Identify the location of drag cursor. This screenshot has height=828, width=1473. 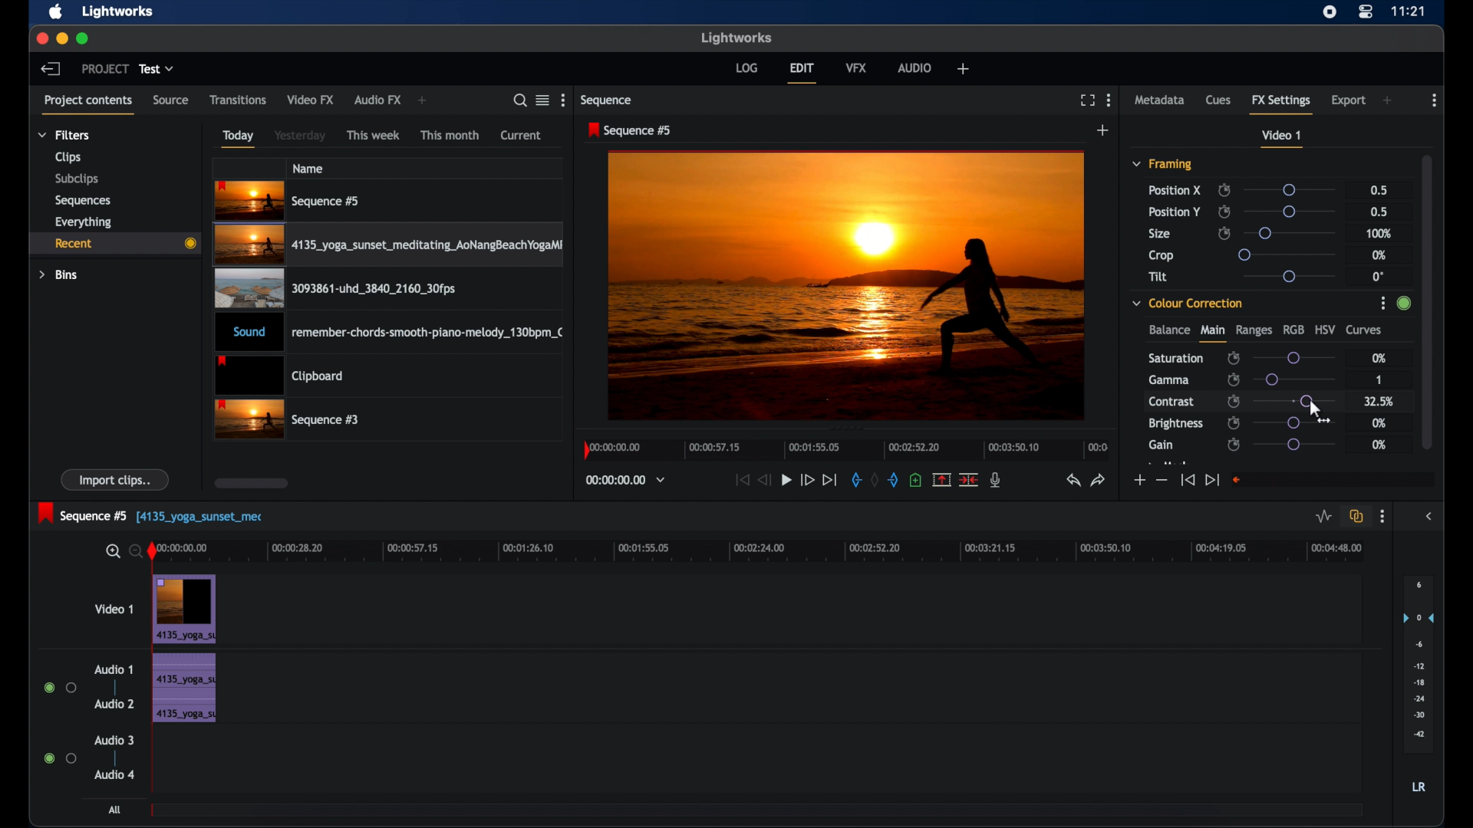
(1320, 413).